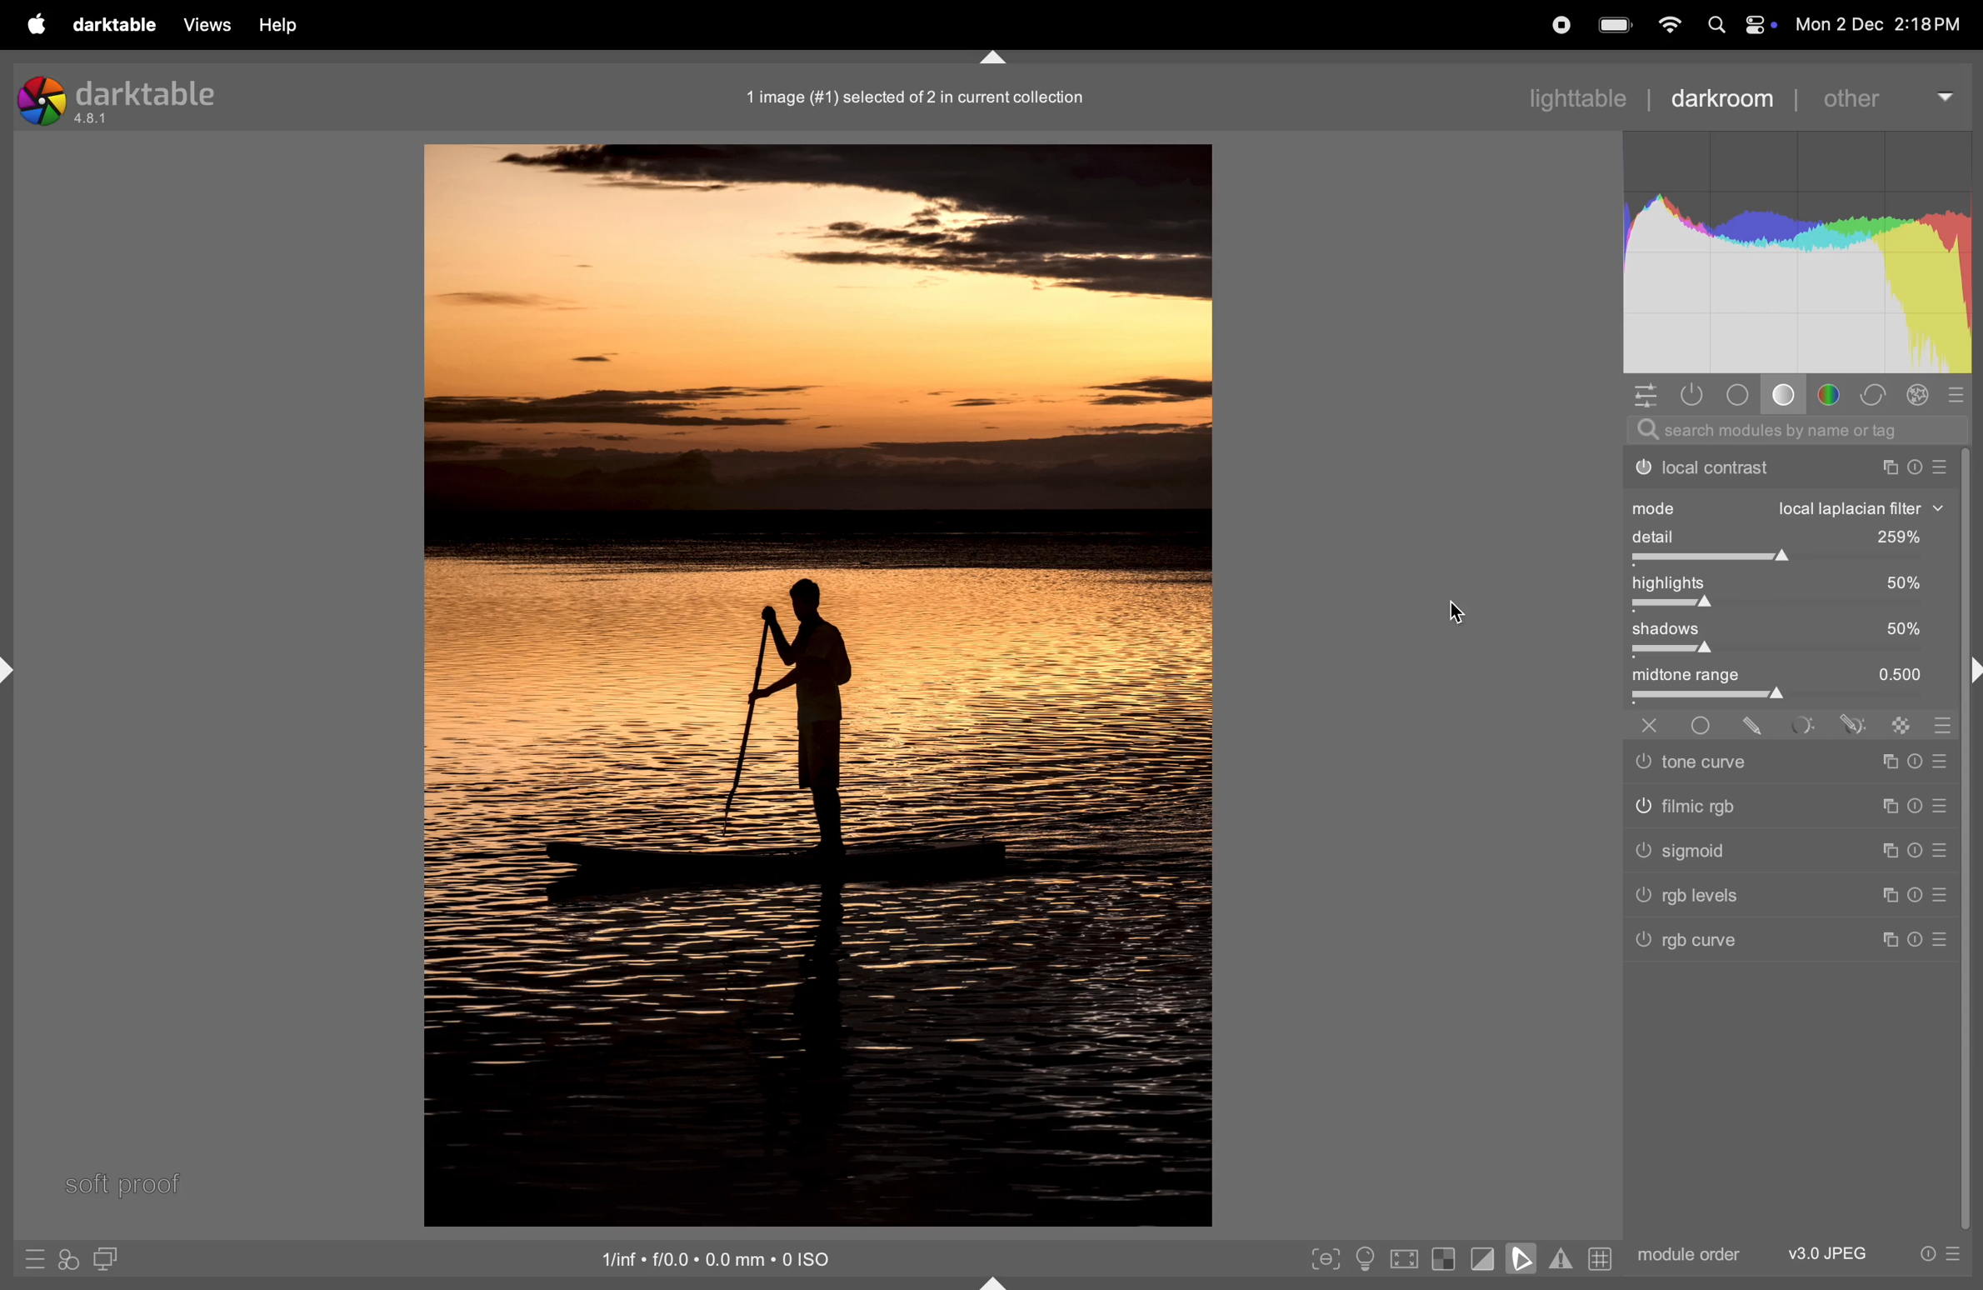  Describe the element at coordinates (286, 24) in the screenshot. I see `help` at that location.